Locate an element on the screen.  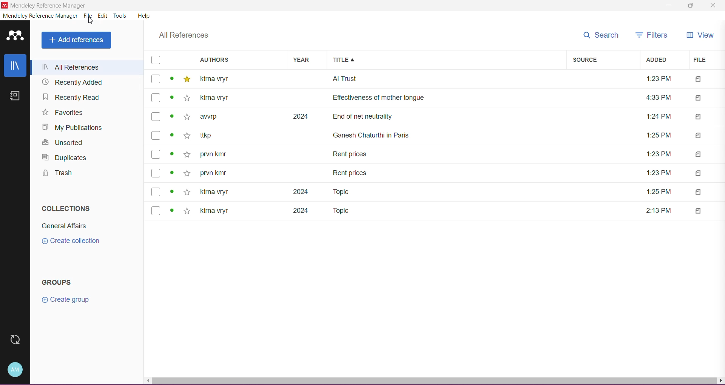
Favorites is located at coordinates (62, 113).